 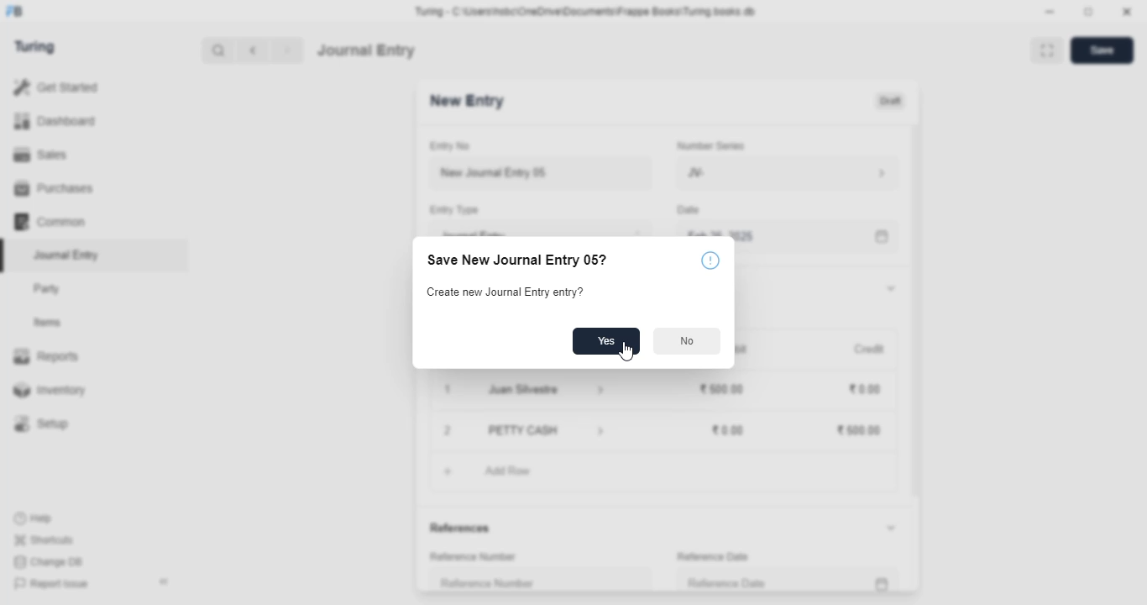 What do you see at coordinates (219, 50) in the screenshot?
I see `search` at bounding box center [219, 50].